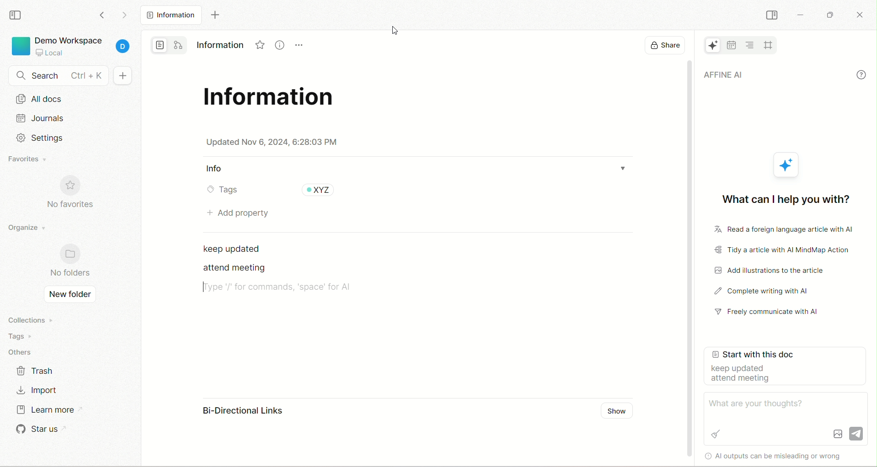 This screenshot has width=877, height=467. Describe the element at coordinates (627, 165) in the screenshot. I see `Dropdown menu` at that location.